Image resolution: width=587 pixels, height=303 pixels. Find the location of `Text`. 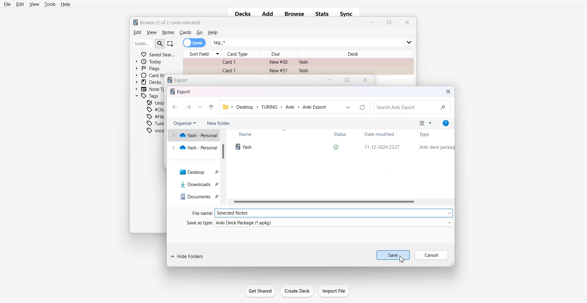

Text is located at coordinates (180, 92).